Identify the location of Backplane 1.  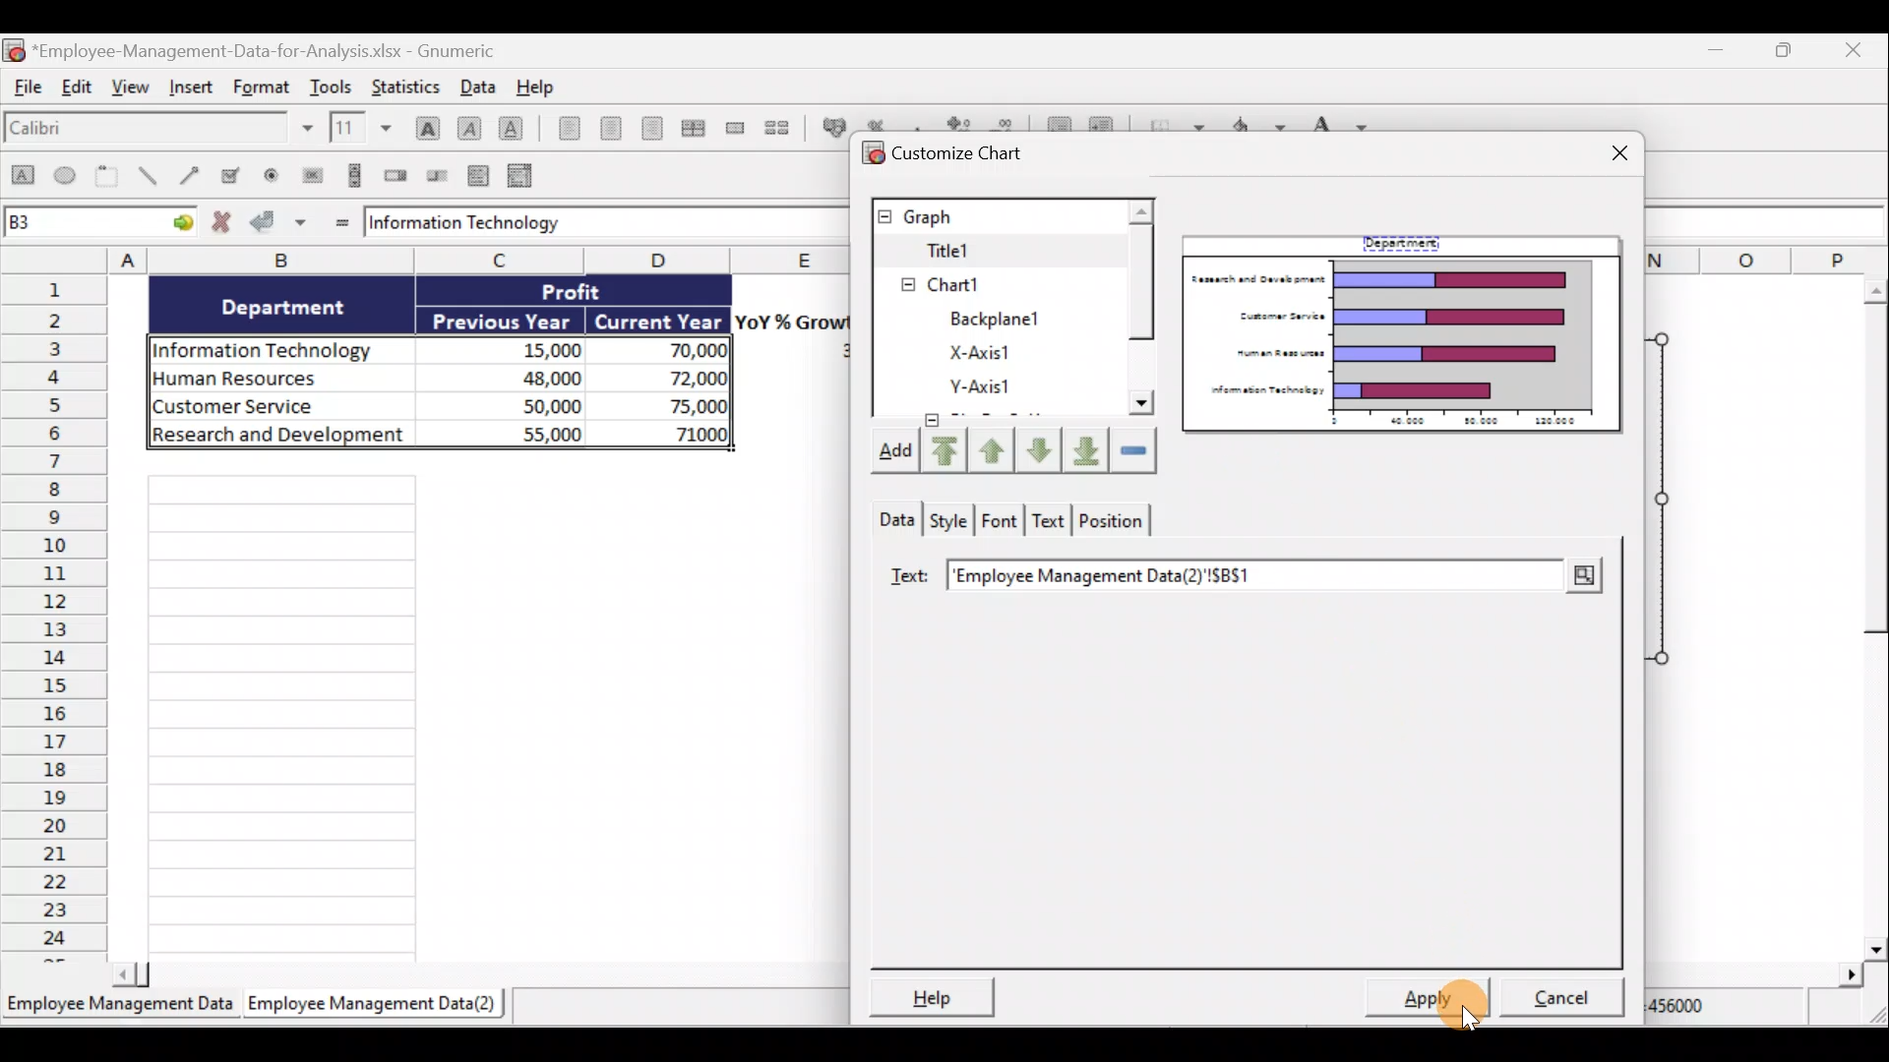
(988, 281).